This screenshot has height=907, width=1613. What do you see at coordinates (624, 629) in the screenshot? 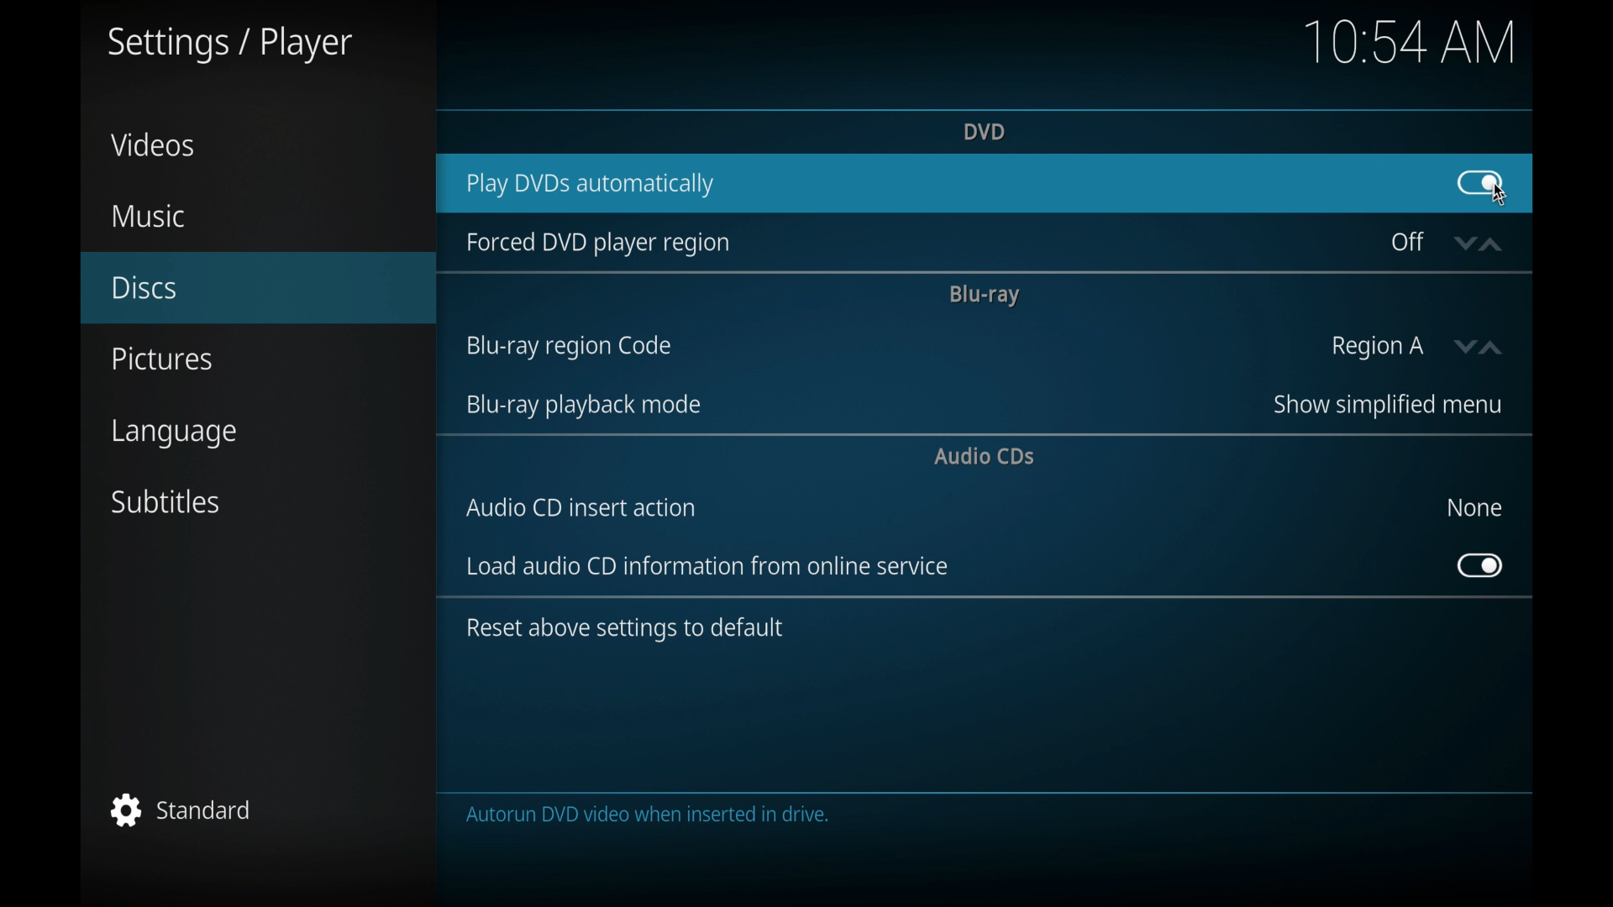
I see `info` at bounding box center [624, 629].